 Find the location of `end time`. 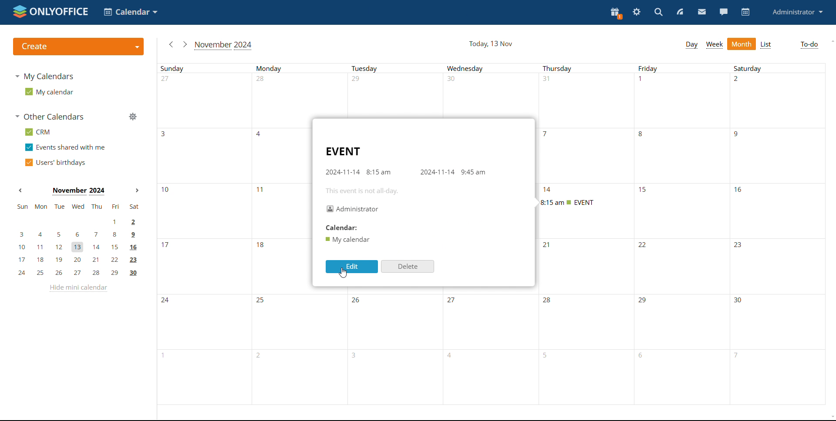

end time is located at coordinates (473, 171).